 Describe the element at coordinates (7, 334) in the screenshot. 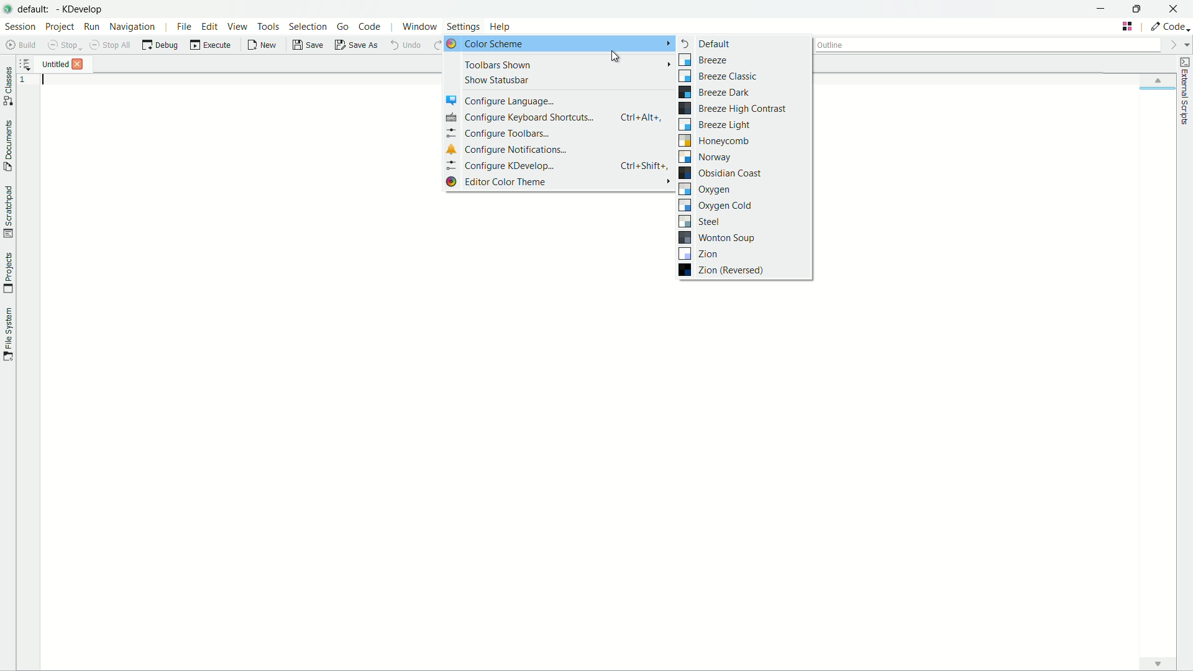

I see `toggle file system` at that location.